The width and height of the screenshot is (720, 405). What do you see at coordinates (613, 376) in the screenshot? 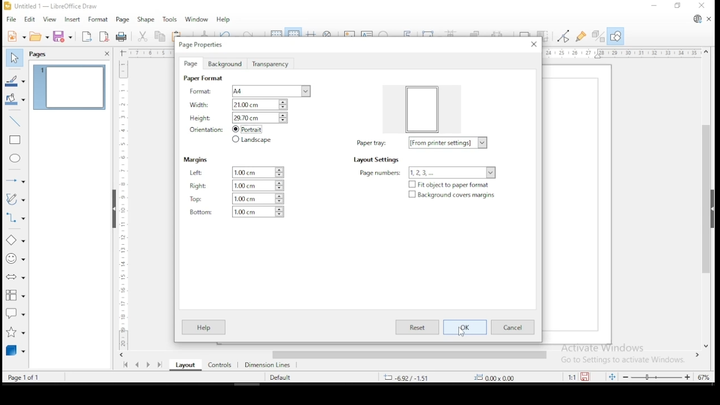
I see `fit document to window` at bounding box center [613, 376].